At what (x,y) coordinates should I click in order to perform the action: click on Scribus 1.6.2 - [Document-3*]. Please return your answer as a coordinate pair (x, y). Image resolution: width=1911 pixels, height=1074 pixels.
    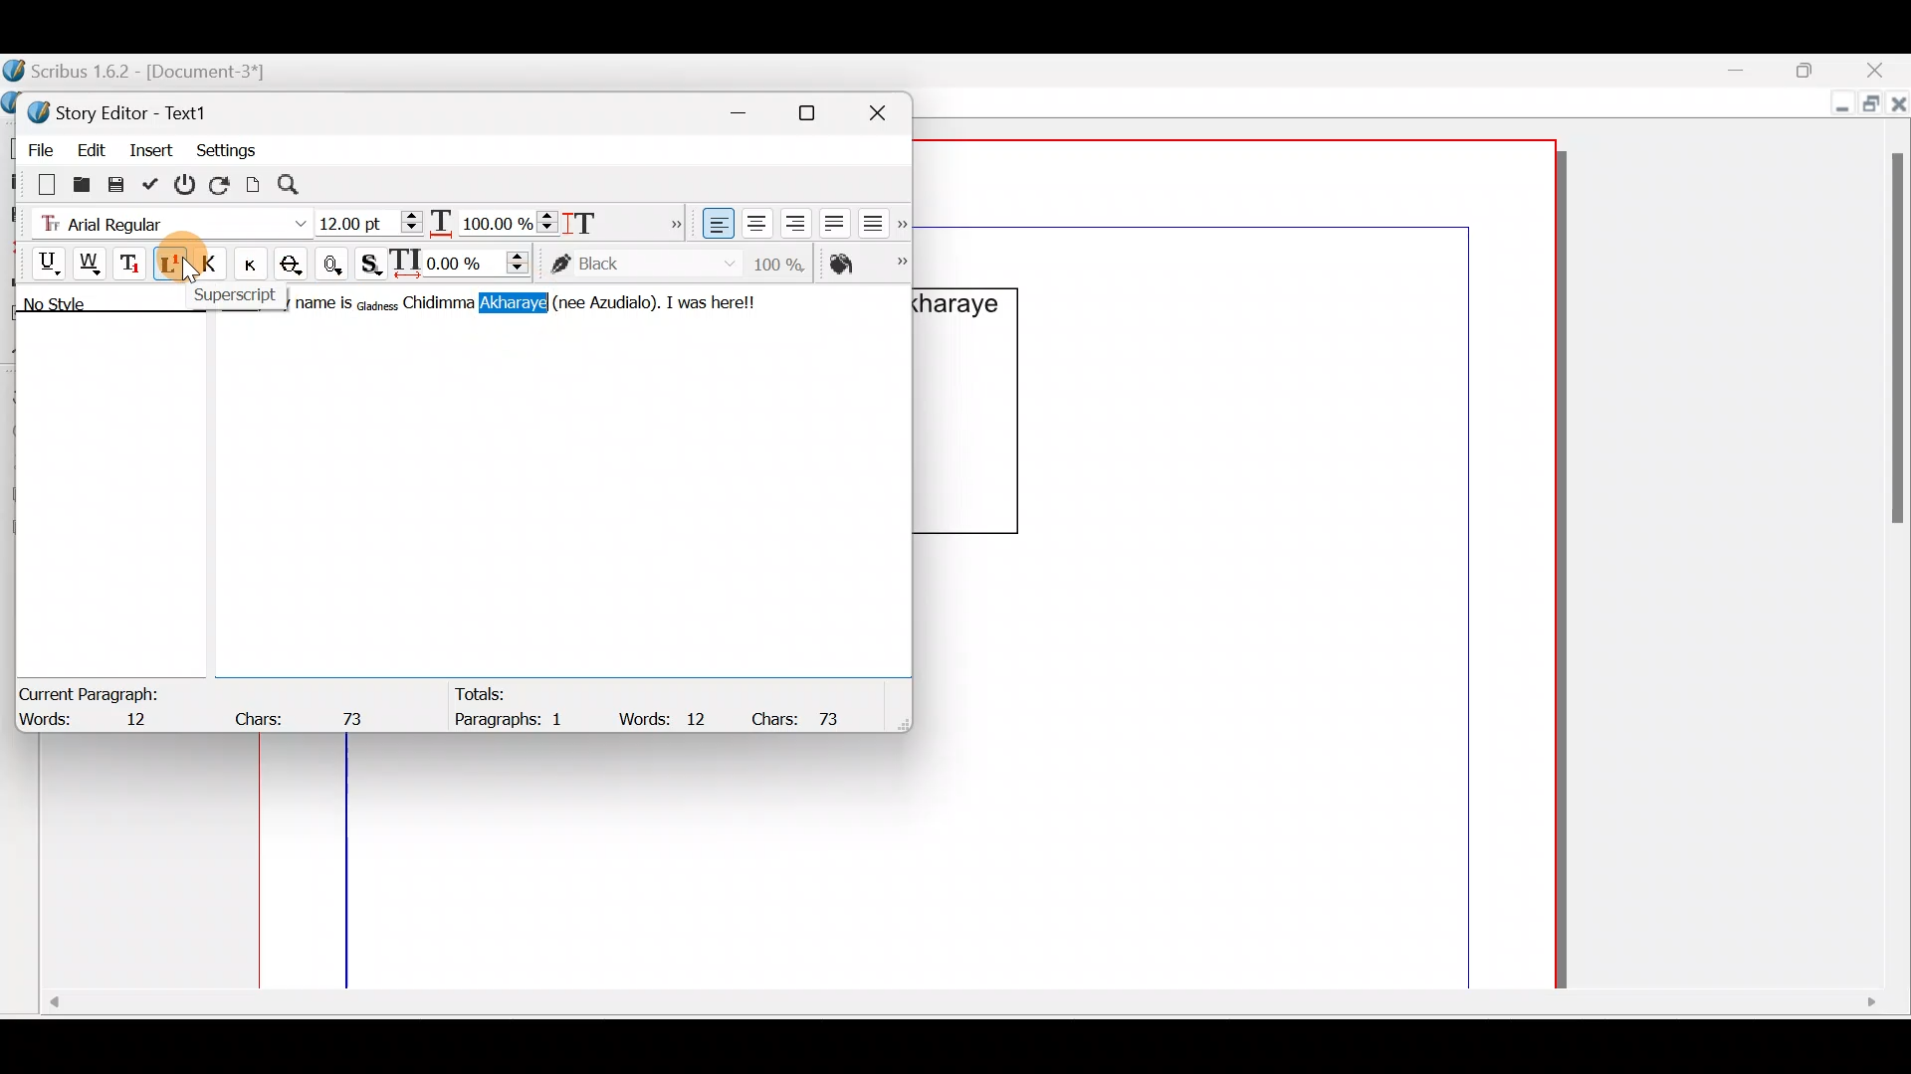
    Looking at the image, I should click on (157, 73).